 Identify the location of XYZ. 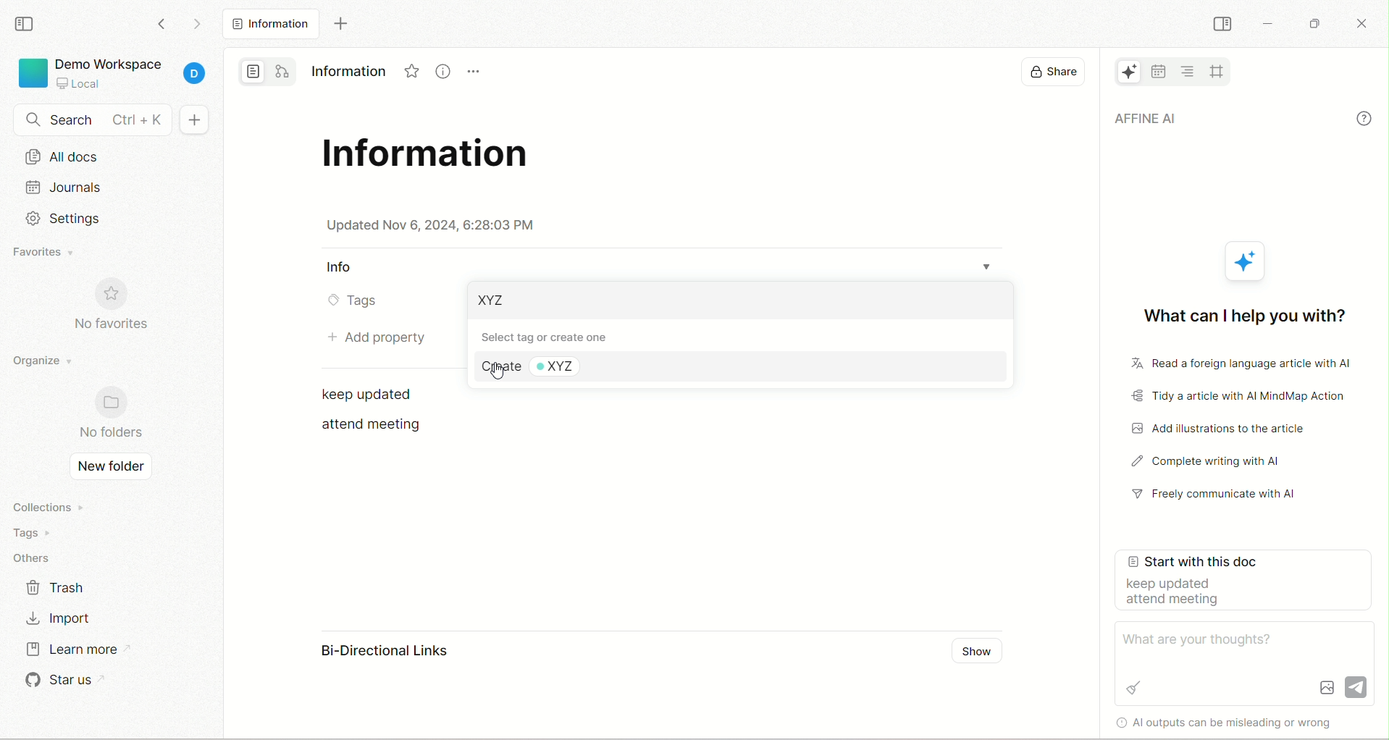
(495, 301).